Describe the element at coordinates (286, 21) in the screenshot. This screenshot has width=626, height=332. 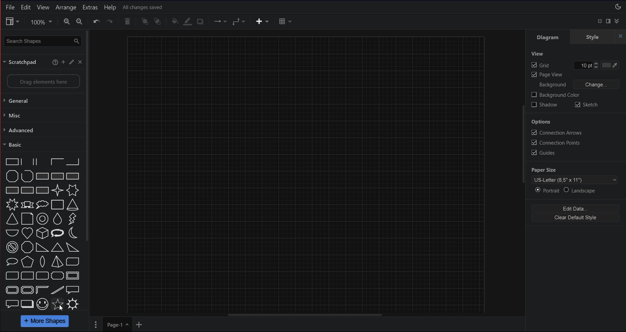
I see `Table` at that location.